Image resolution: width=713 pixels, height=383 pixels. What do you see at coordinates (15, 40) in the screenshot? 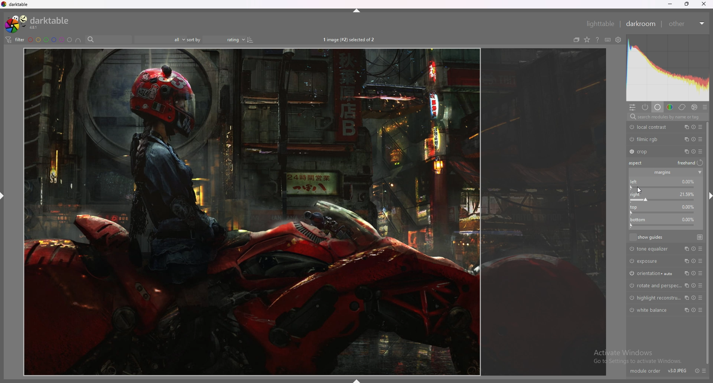
I see `filter` at bounding box center [15, 40].